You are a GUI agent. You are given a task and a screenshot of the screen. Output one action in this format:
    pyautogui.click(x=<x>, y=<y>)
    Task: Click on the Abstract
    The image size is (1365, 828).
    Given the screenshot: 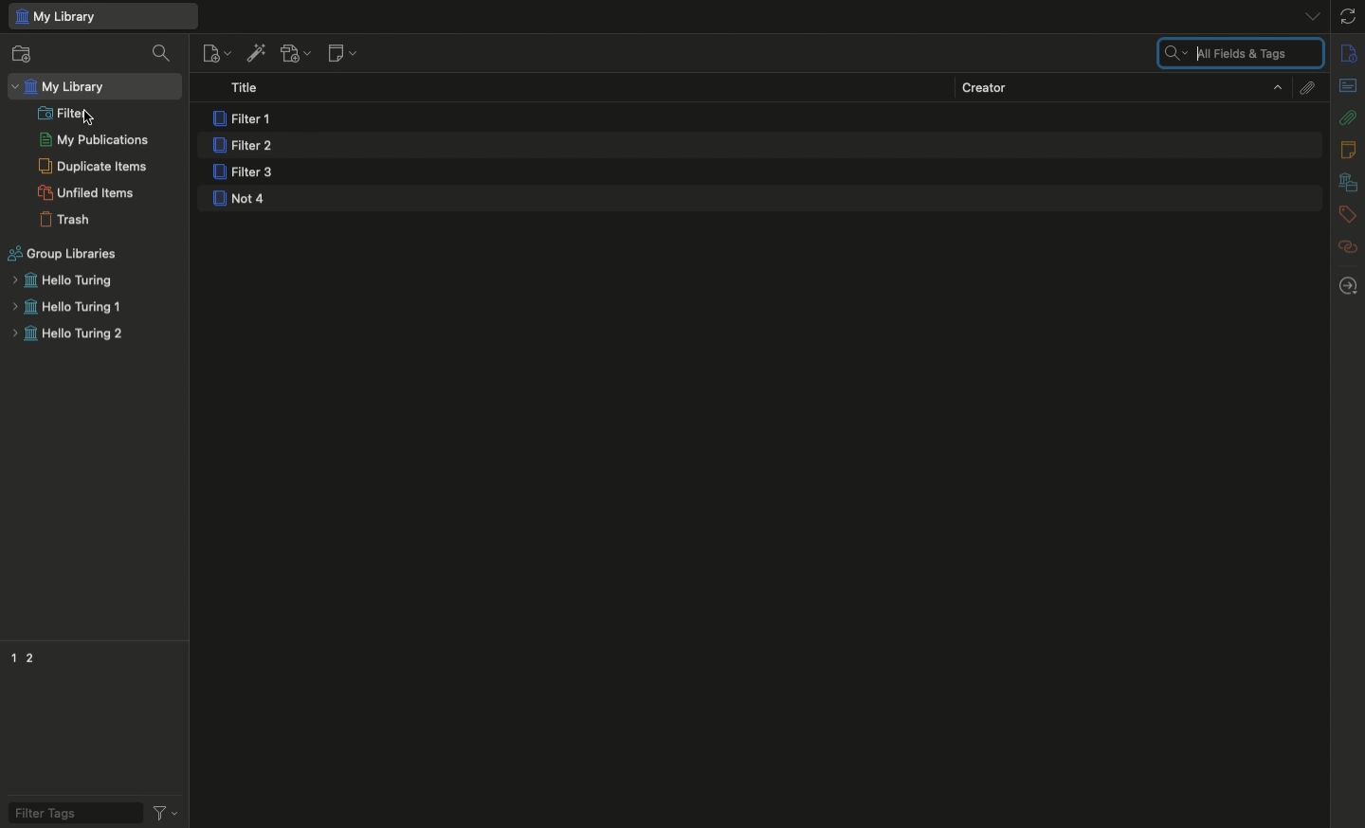 What is the action you would take?
    pyautogui.click(x=1347, y=87)
    